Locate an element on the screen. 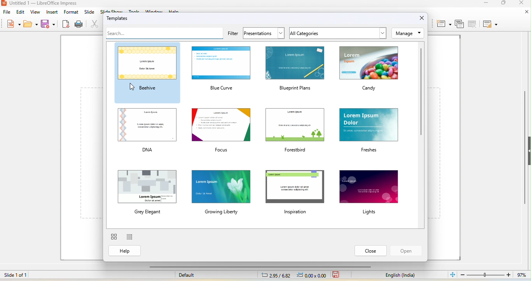  untitled 1-libreoffice impress is located at coordinates (49, 3).